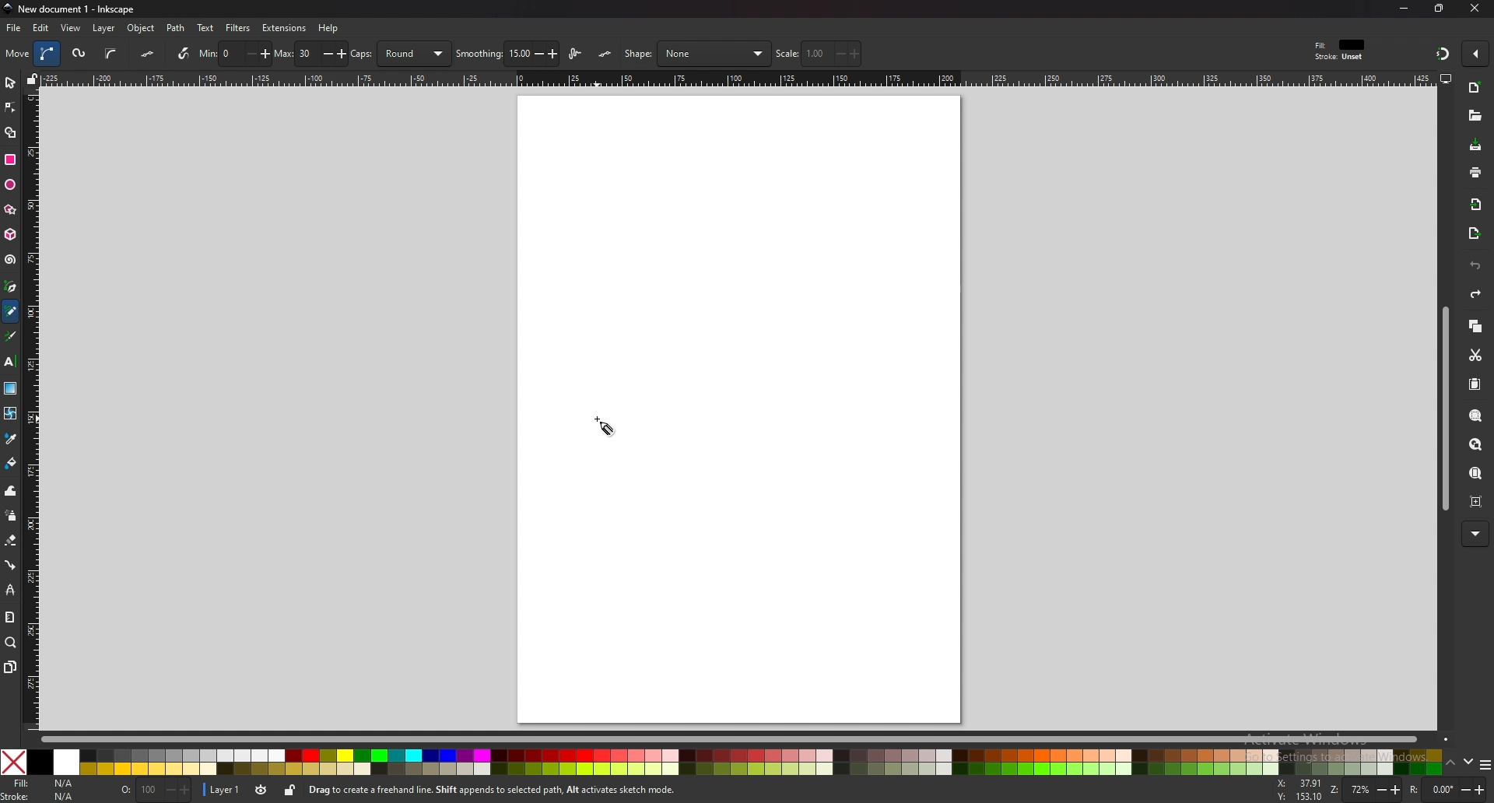  Describe the element at coordinates (738, 79) in the screenshot. I see `horizontal scale` at that location.